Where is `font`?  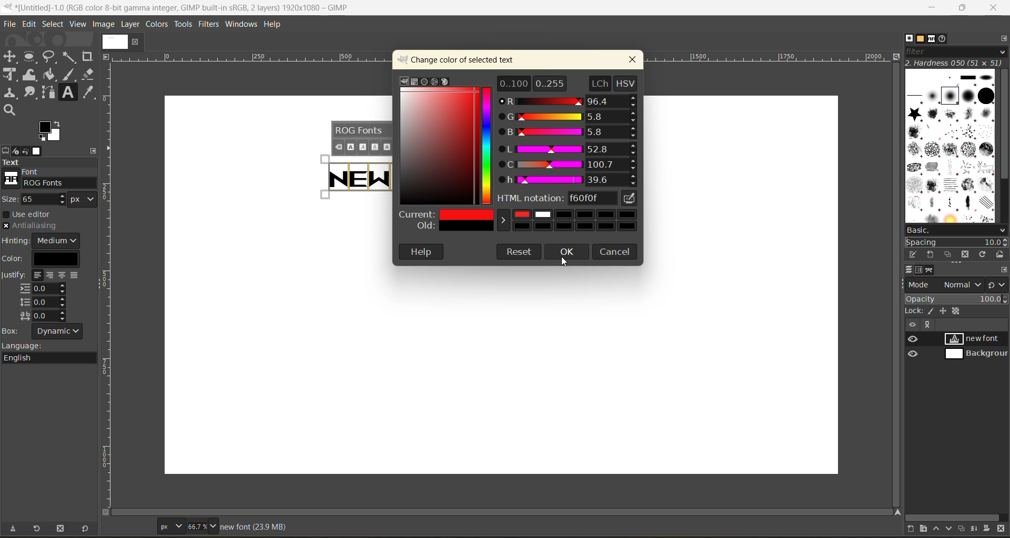
font is located at coordinates (51, 181).